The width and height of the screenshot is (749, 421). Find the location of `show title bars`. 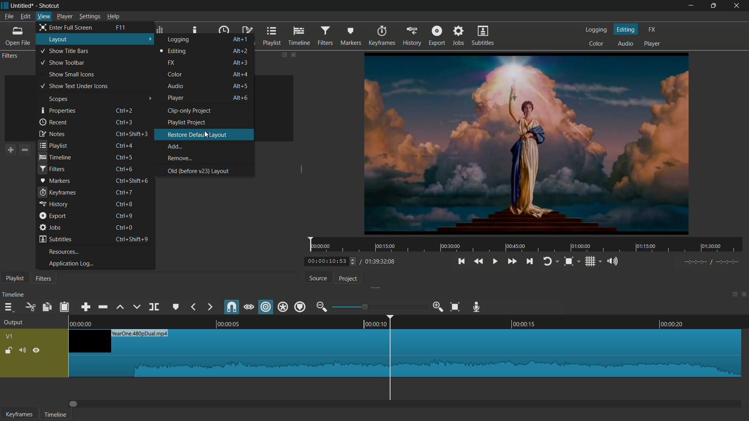

show title bars is located at coordinates (64, 50).